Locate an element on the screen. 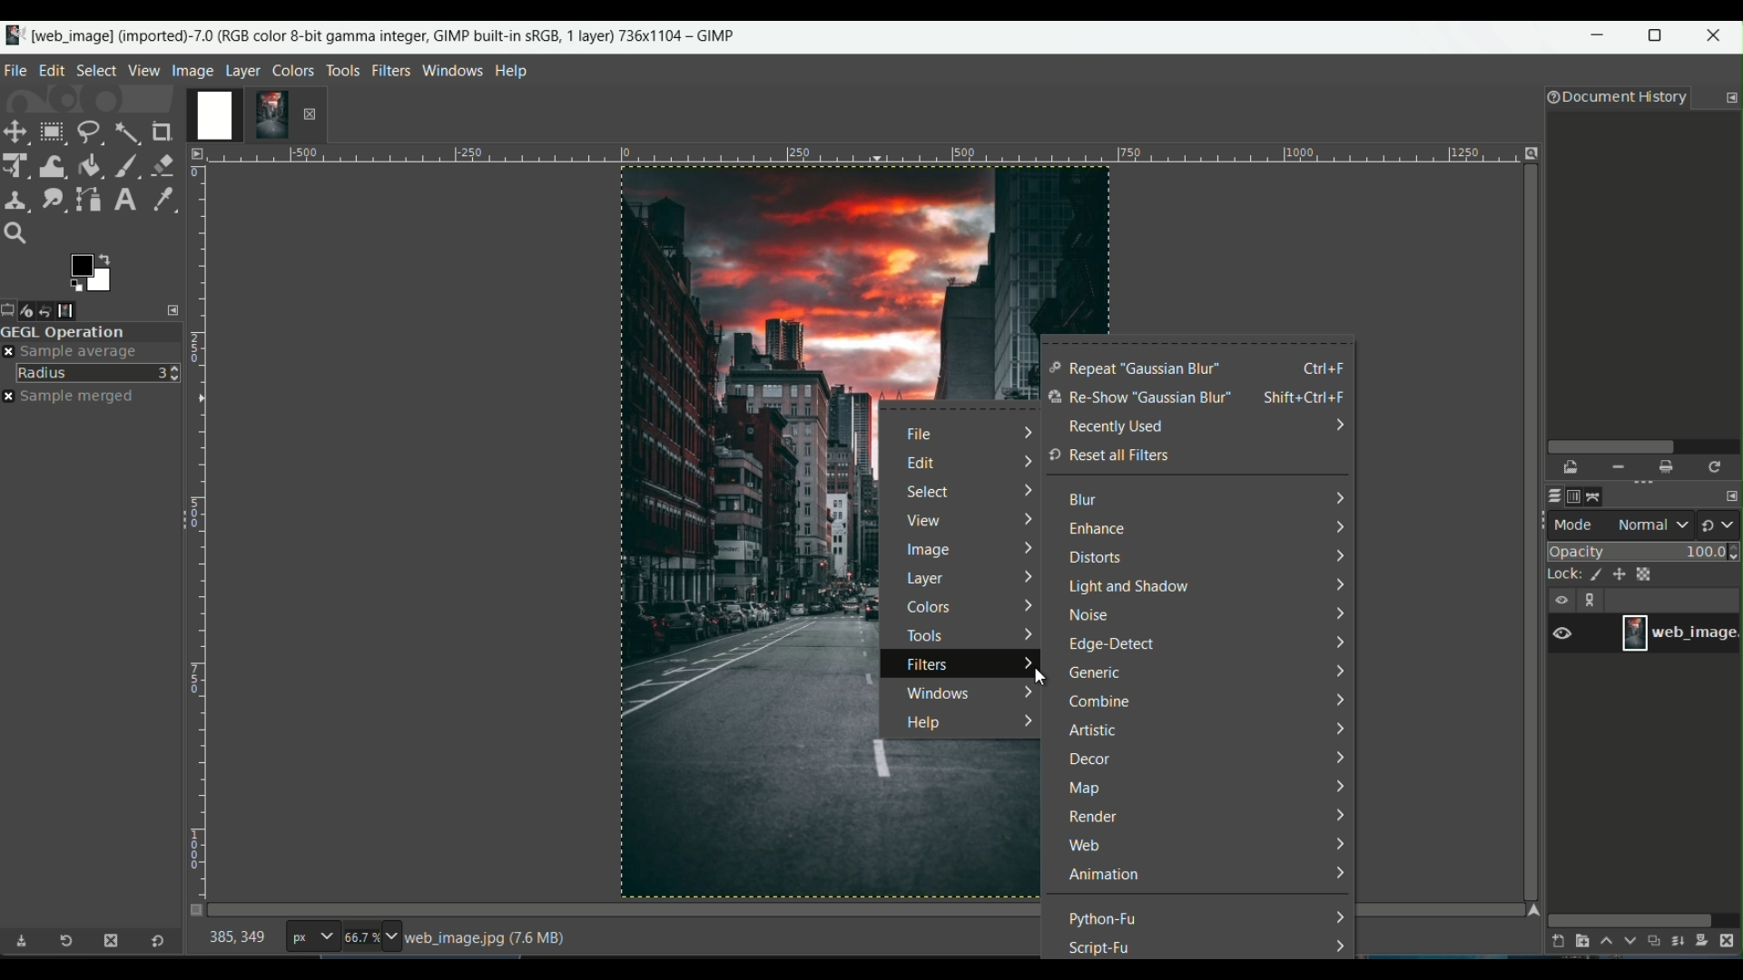  cursor is located at coordinates (1038, 675).